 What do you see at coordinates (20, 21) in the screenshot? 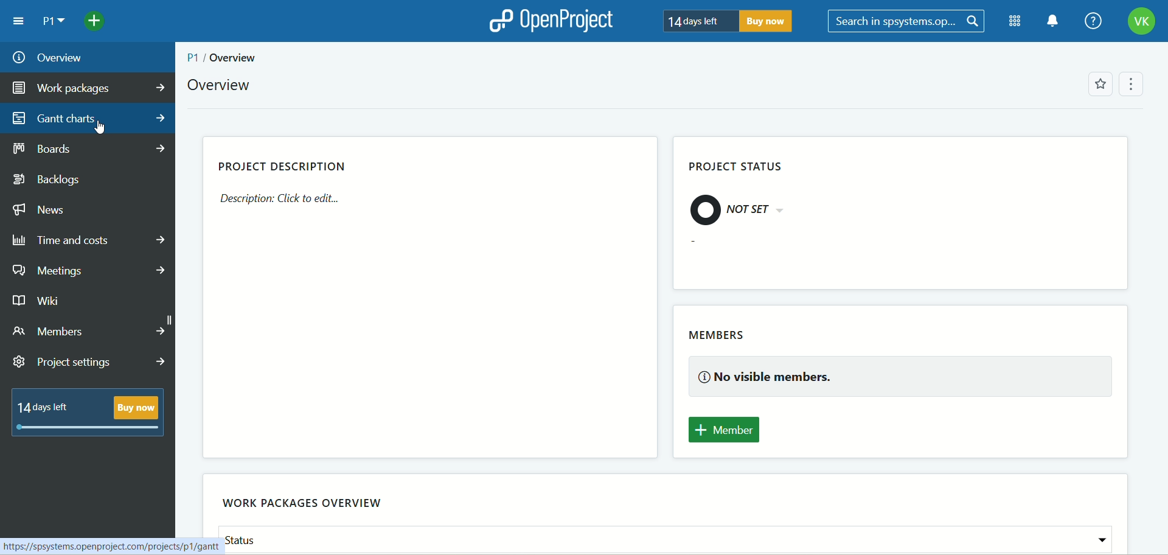
I see `menu` at bounding box center [20, 21].